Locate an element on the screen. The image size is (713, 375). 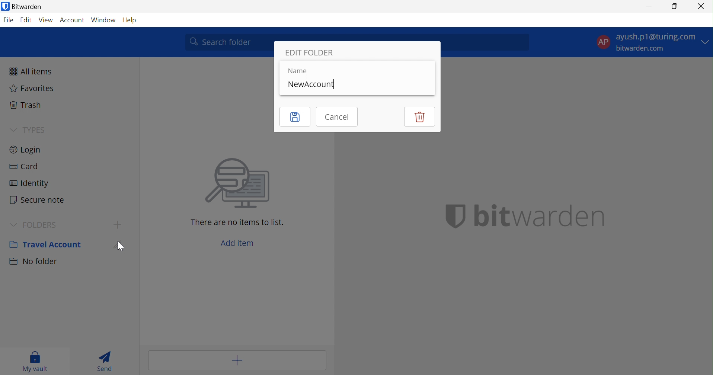
Restore Down is located at coordinates (674, 8).